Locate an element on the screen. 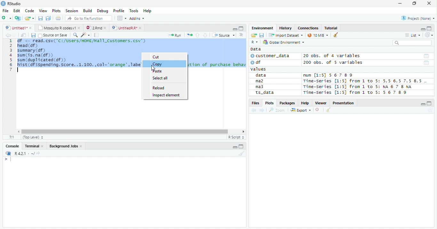 The width and height of the screenshot is (437, 229). Reload is located at coordinates (159, 88).